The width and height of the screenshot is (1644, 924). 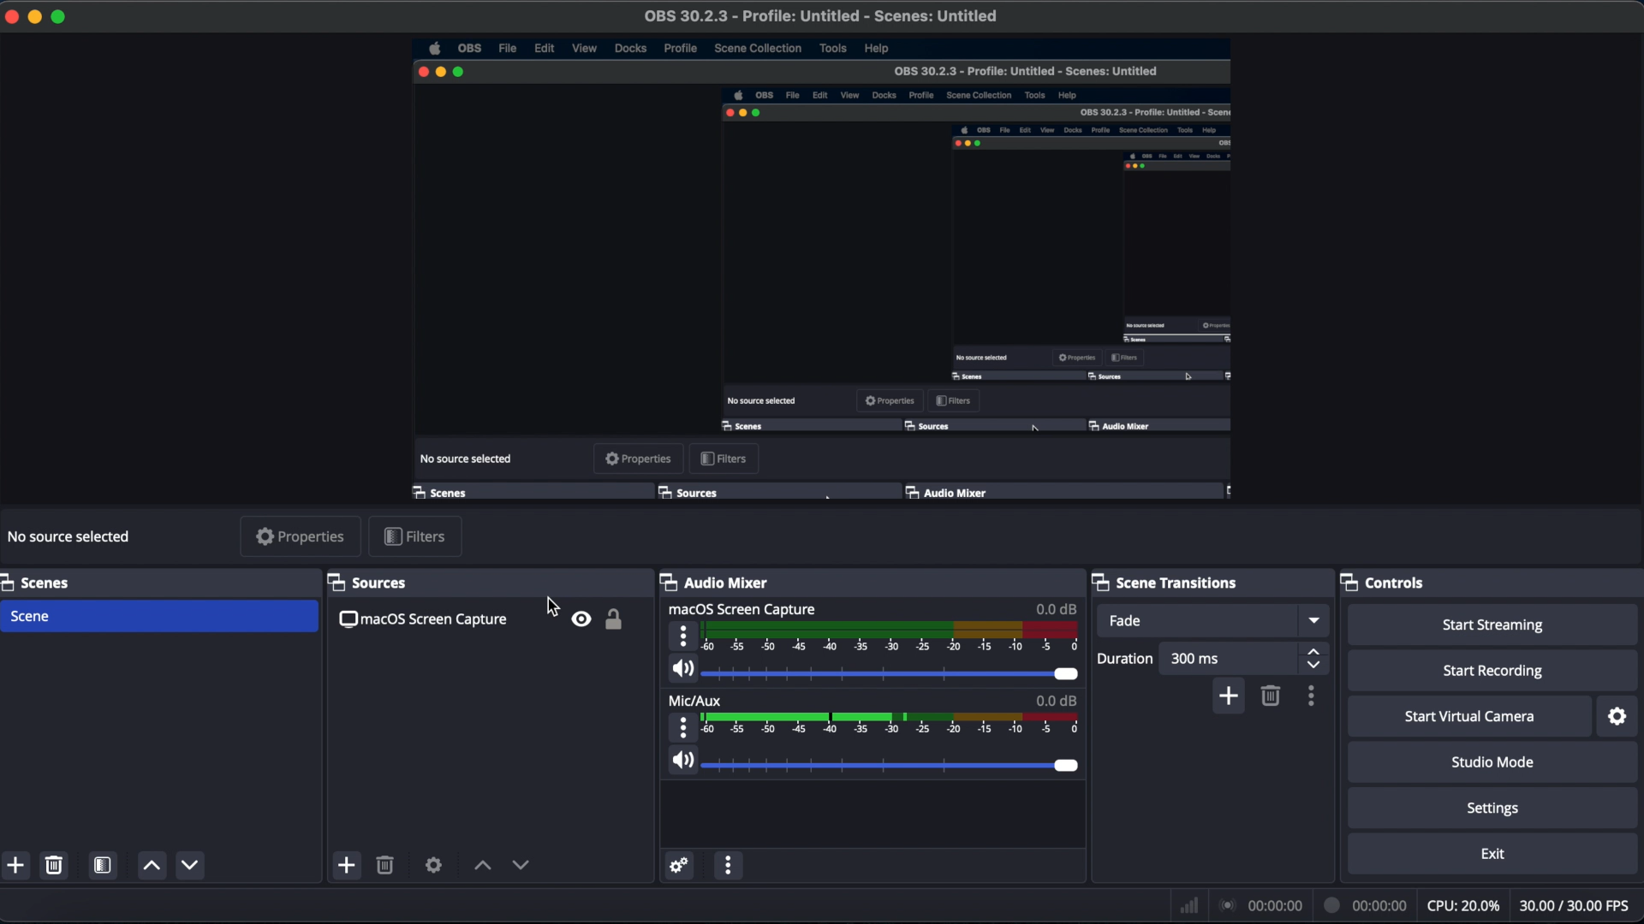 What do you see at coordinates (680, 866) in the screenshot?
I see `advanced audio properties` at bounding box center [680, 866].